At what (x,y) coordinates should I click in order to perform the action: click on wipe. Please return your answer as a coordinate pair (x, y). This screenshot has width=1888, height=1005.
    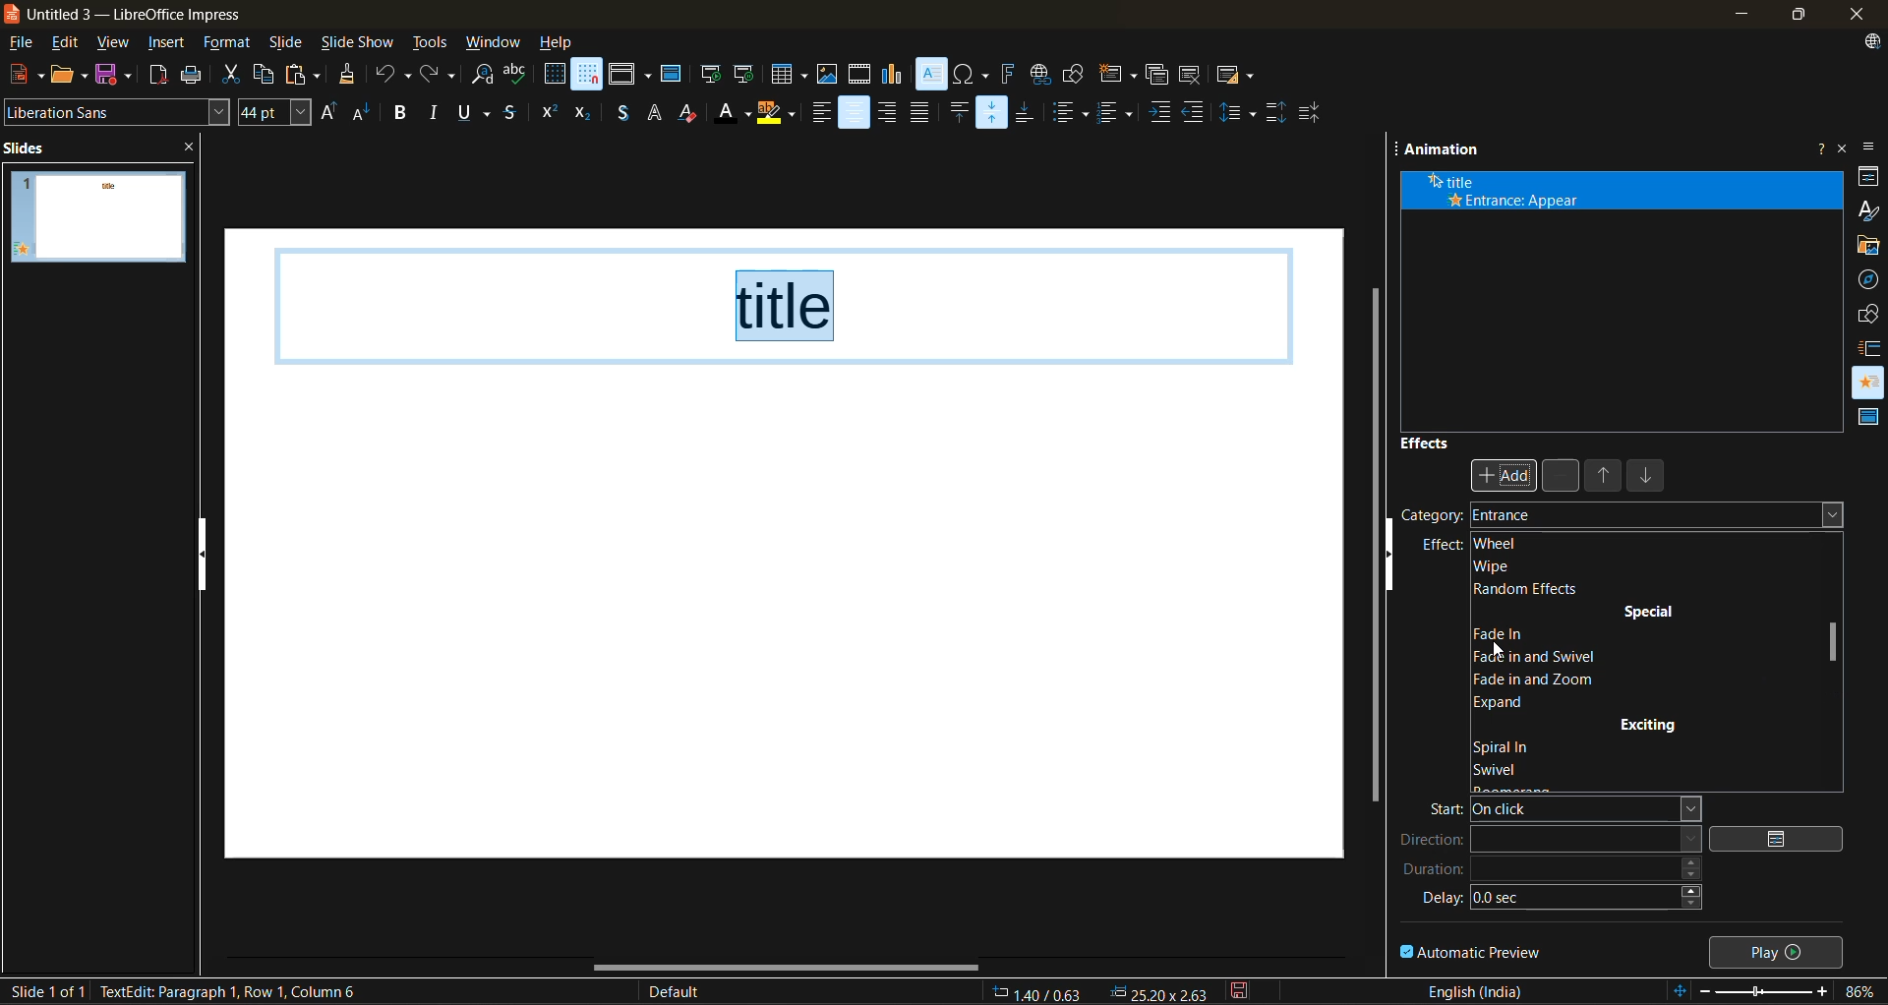
    Looking at the image, I should click on (1496, 567).